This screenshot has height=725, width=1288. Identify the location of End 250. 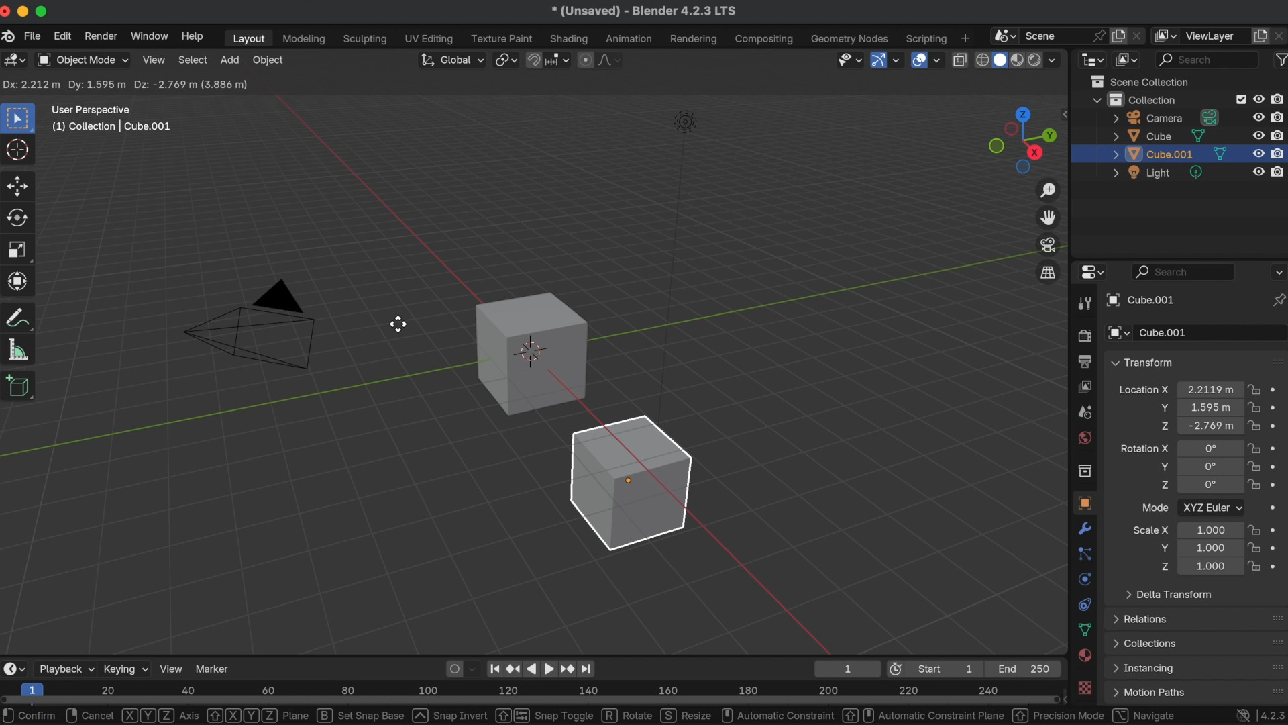
(1025, 668).